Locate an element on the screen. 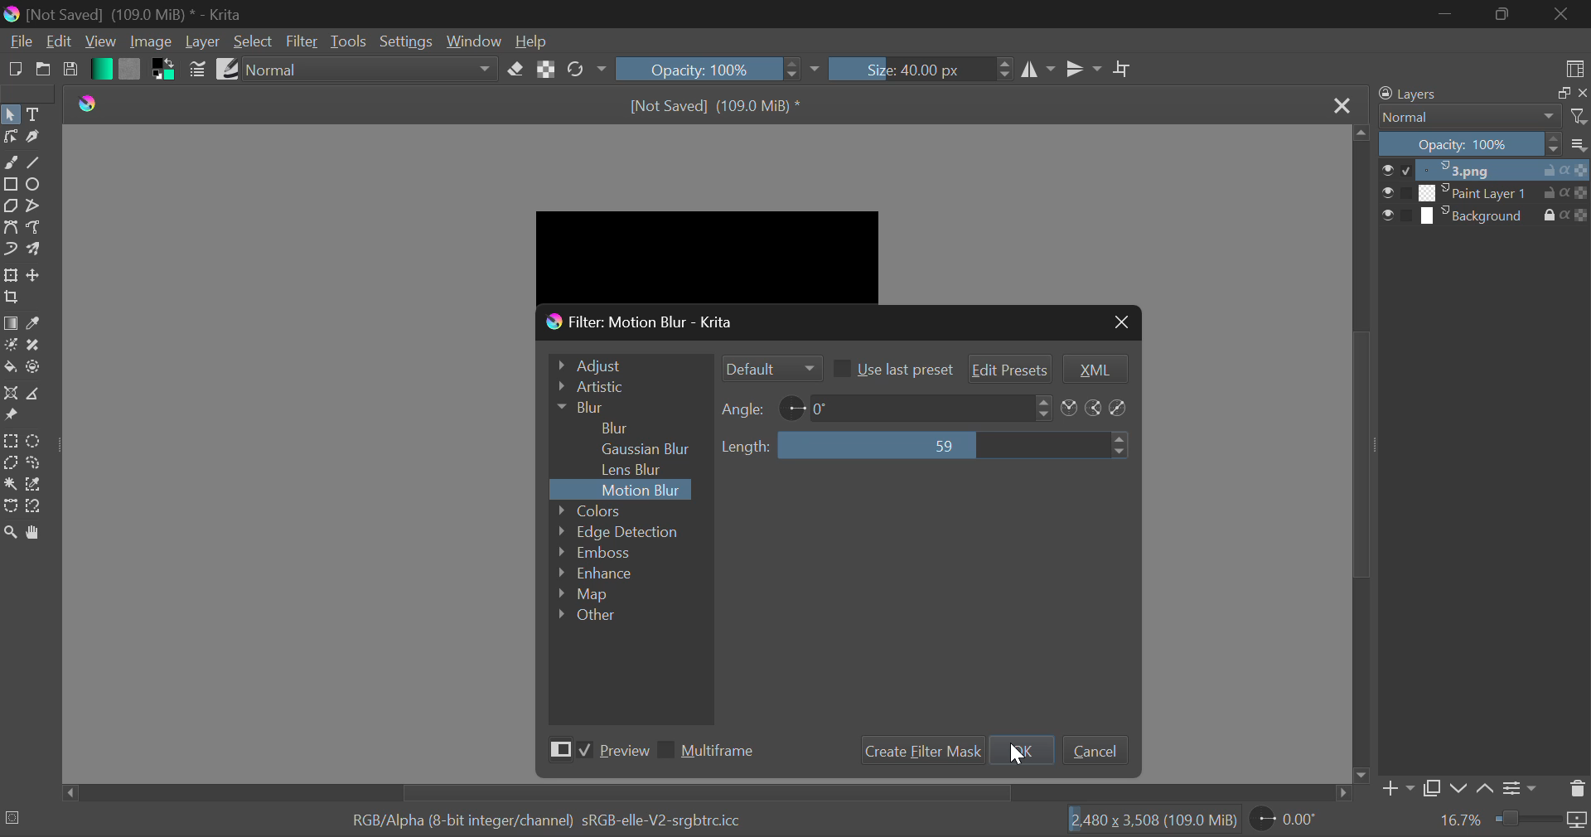  Vertical Mirror Flip is located at coordinates (1040, 71).